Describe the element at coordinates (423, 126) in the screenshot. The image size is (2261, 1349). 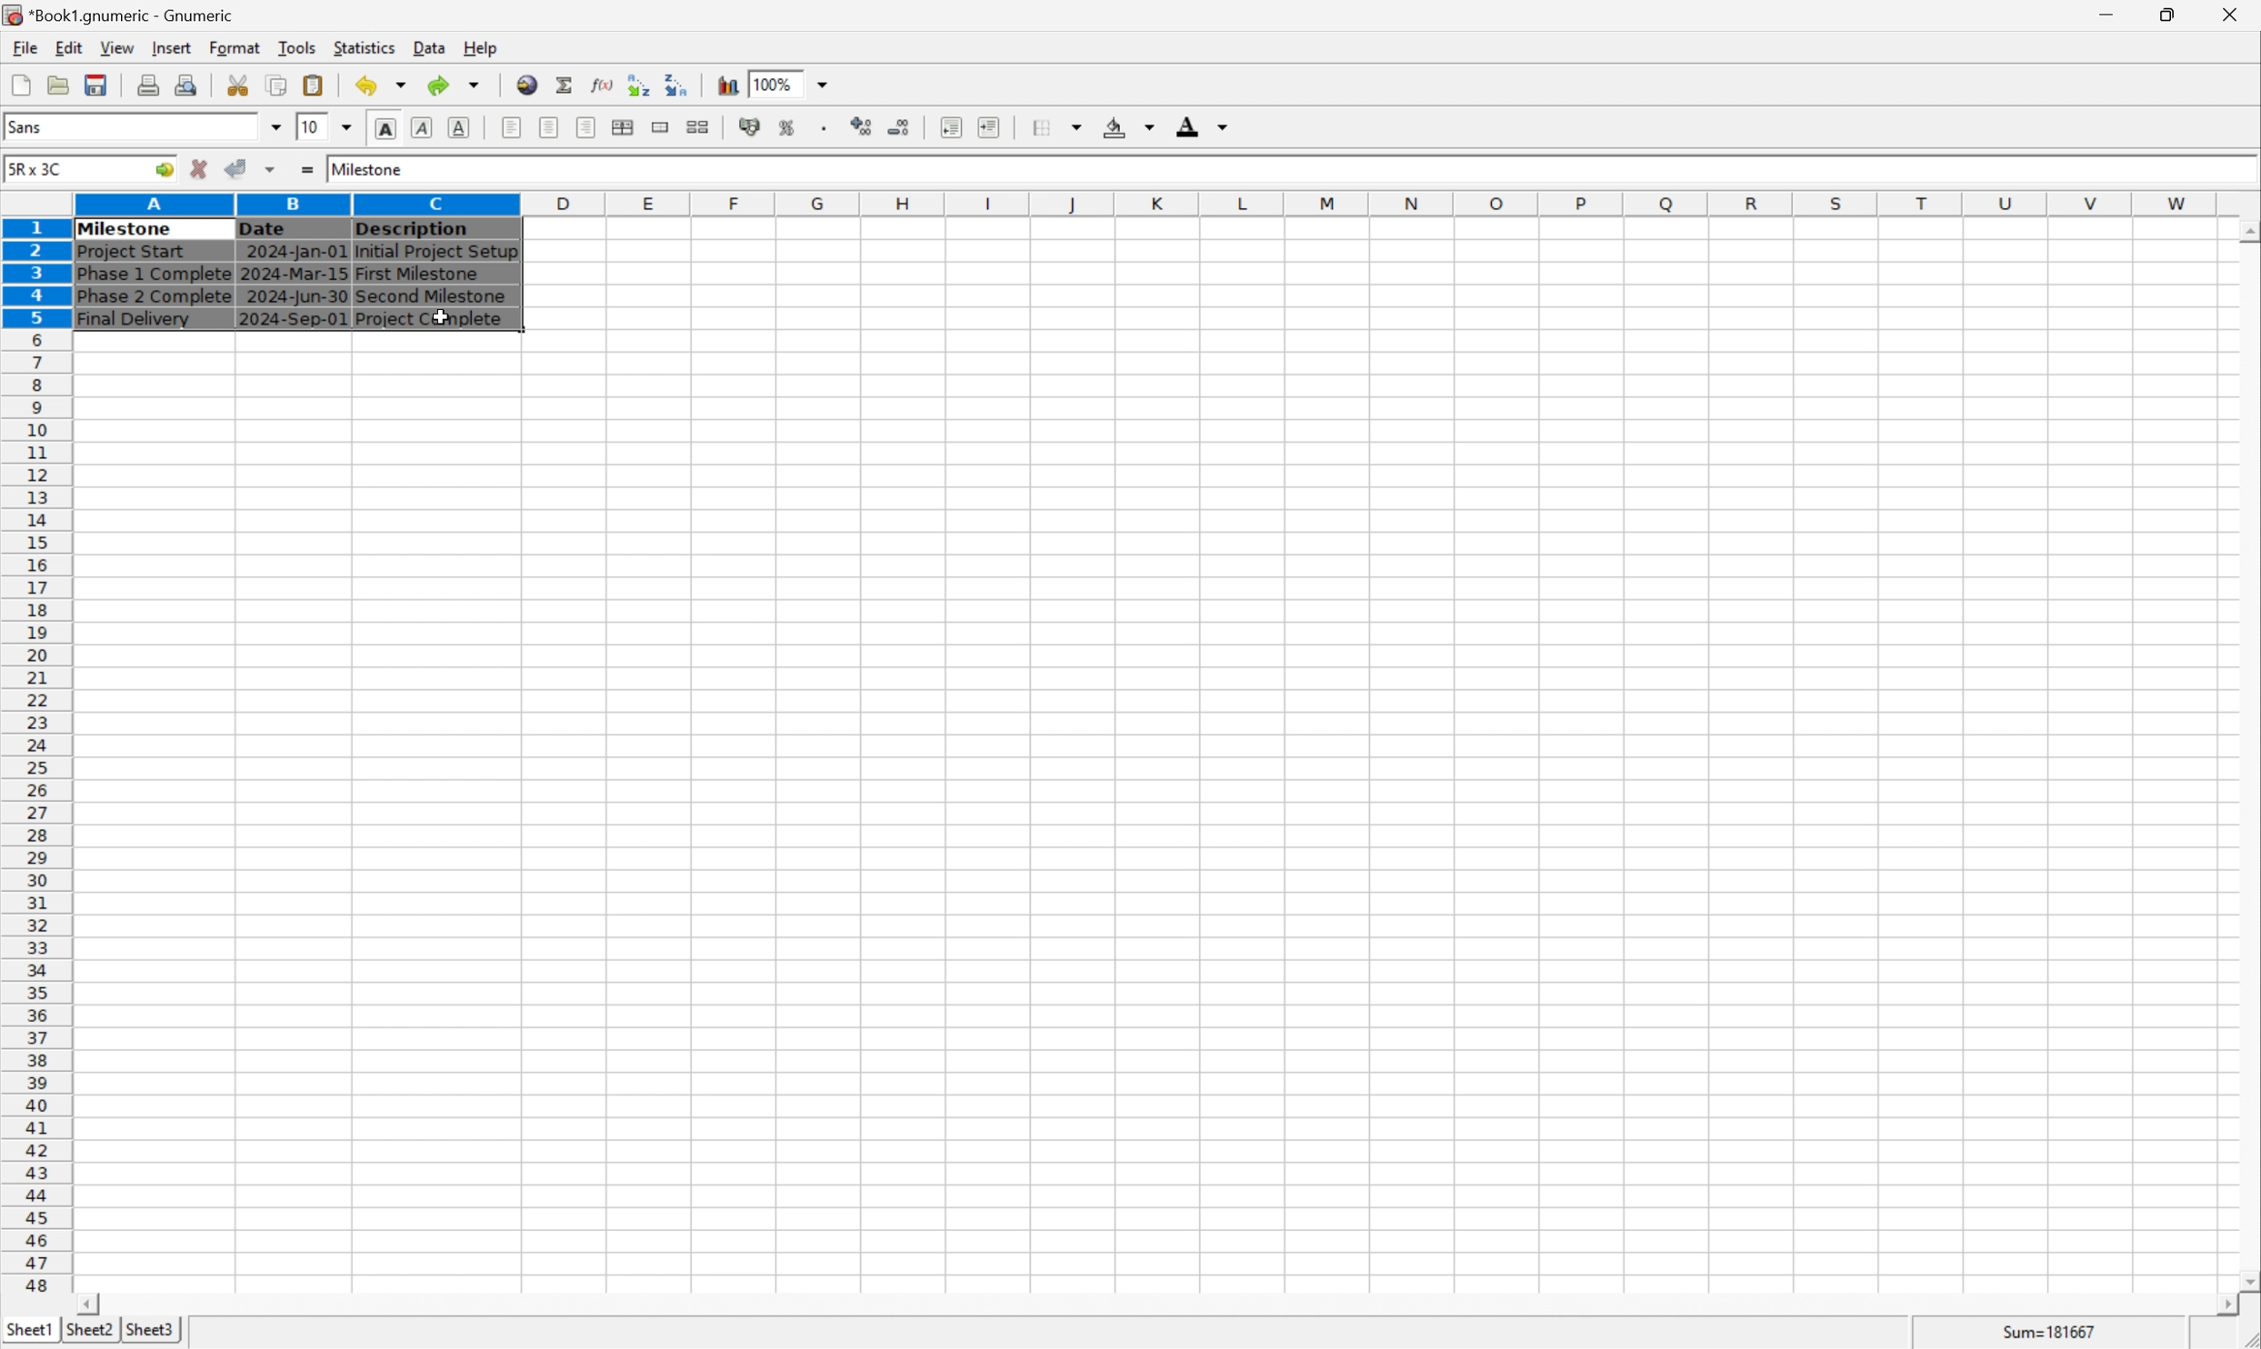
I see `italic` at that location.